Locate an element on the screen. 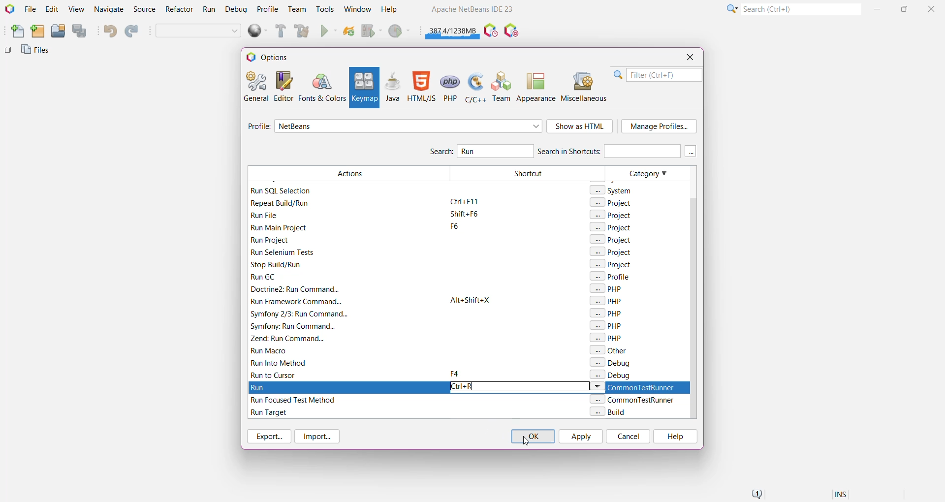 The height and width of the screenshot is (502, 945).  is located at coordinates (257, 31).